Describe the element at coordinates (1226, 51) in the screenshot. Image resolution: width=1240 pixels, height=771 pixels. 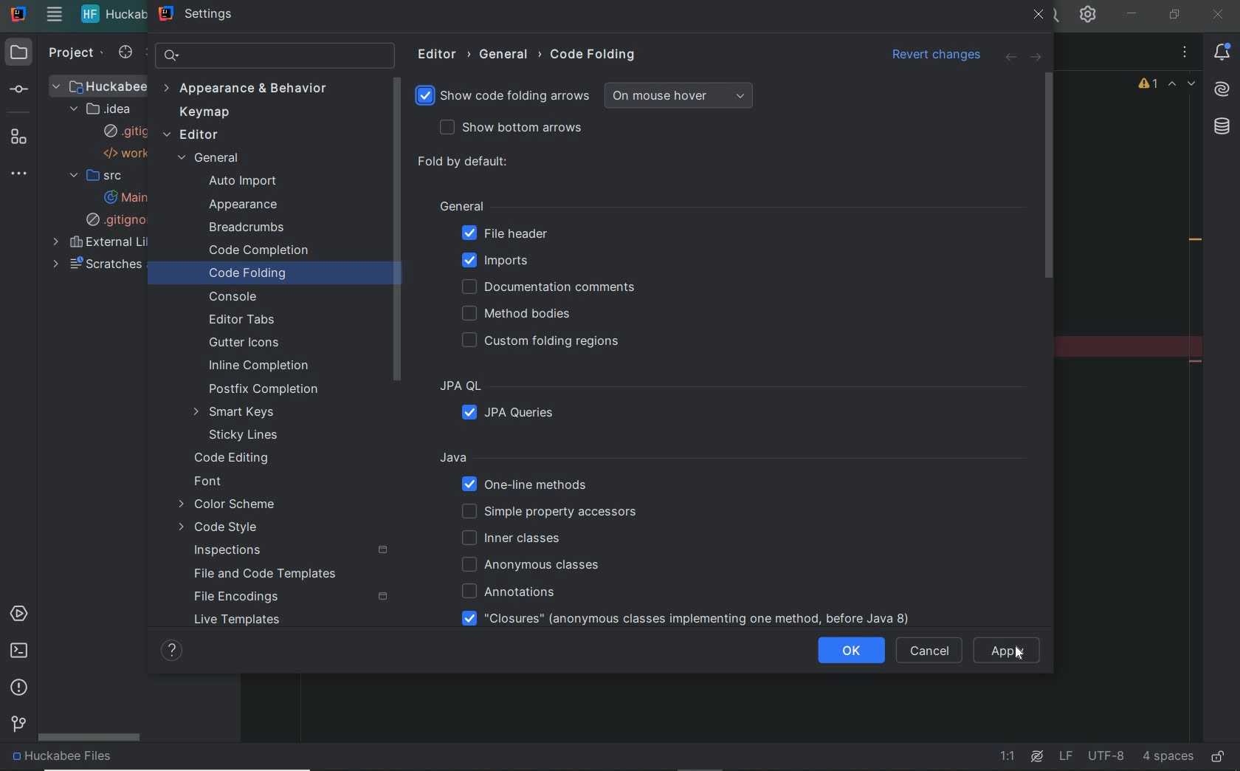
I see `notifications` at that location.